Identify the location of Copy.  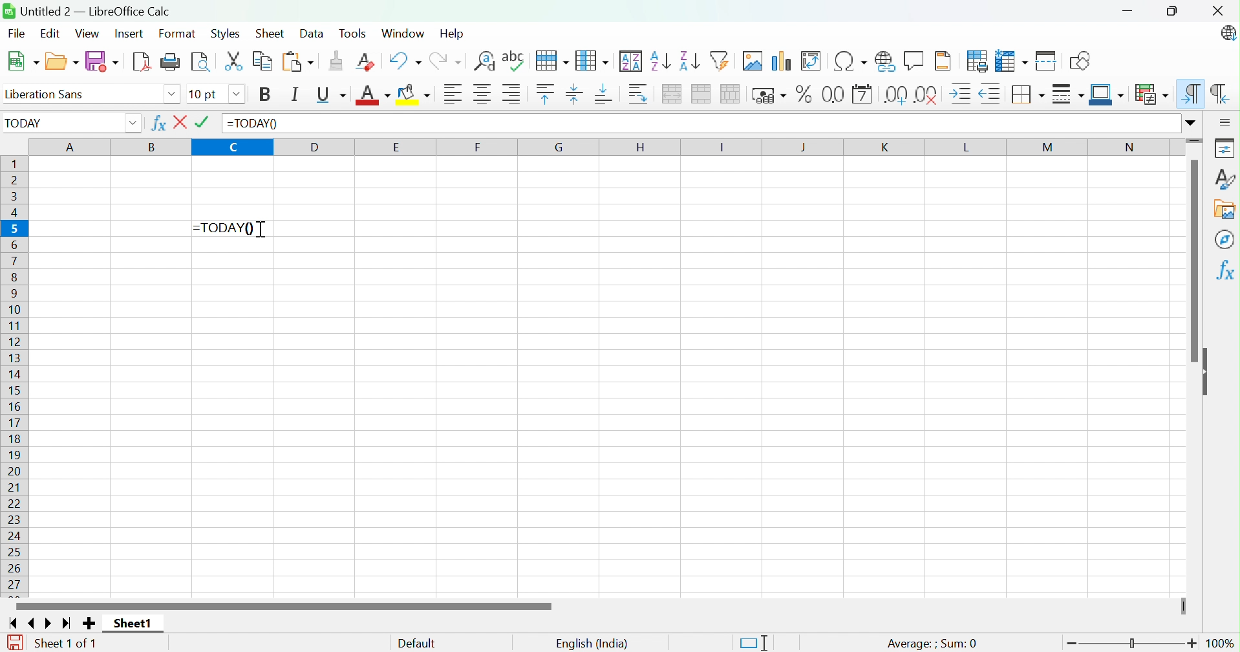
(263, 60).